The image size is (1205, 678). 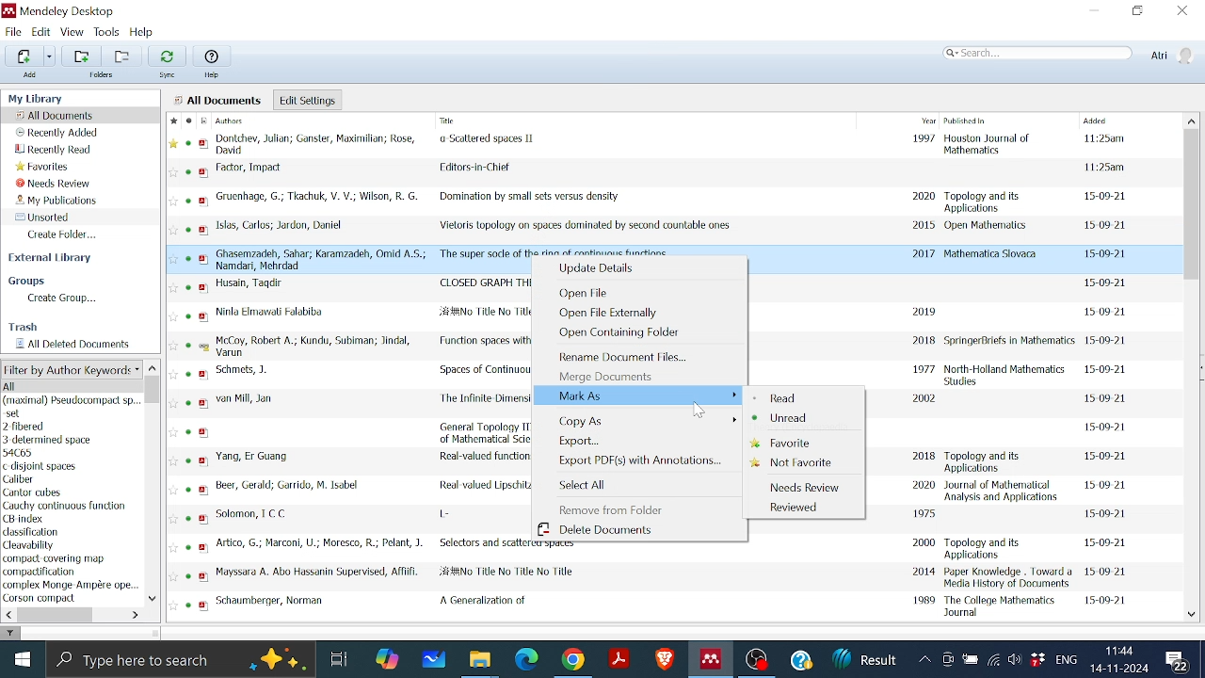 I want to click on Favorite, so click(x=807, y=441).